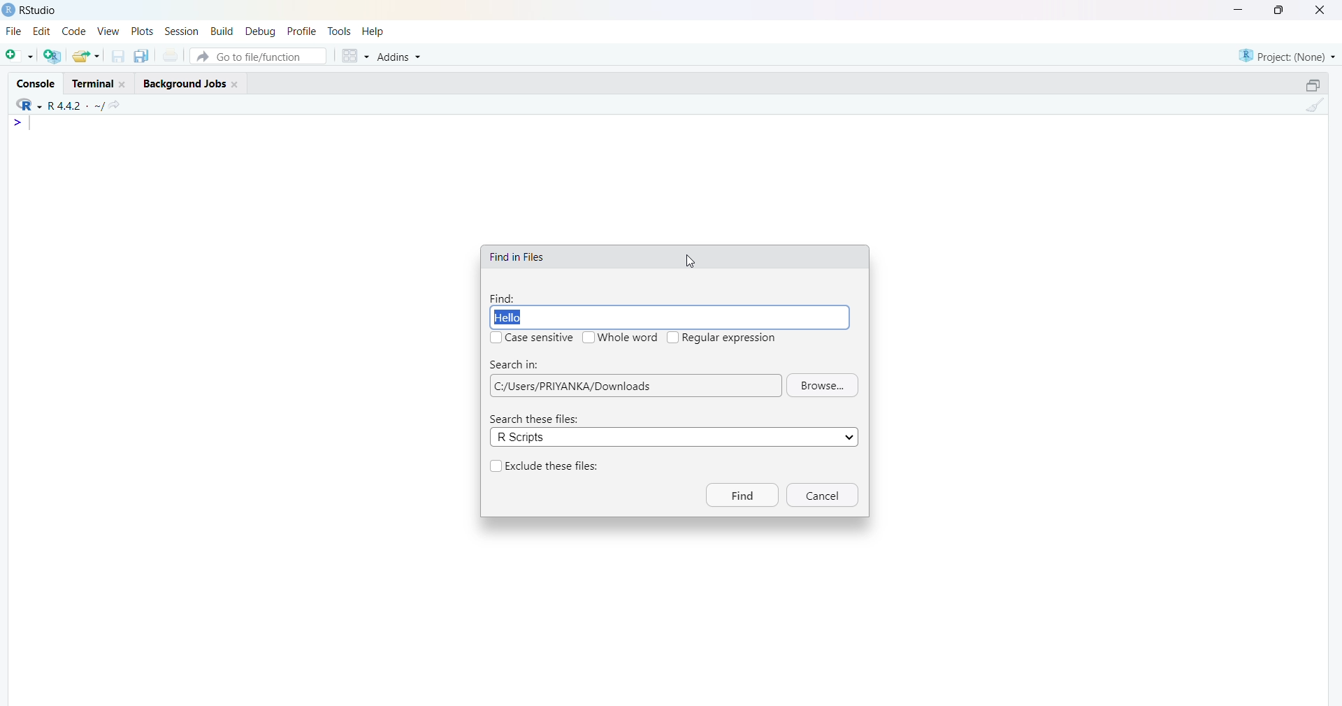  What do you see at coordinates (143, 56) in the screenshot?
I see `duplicate` at bounding box center [143, 56].